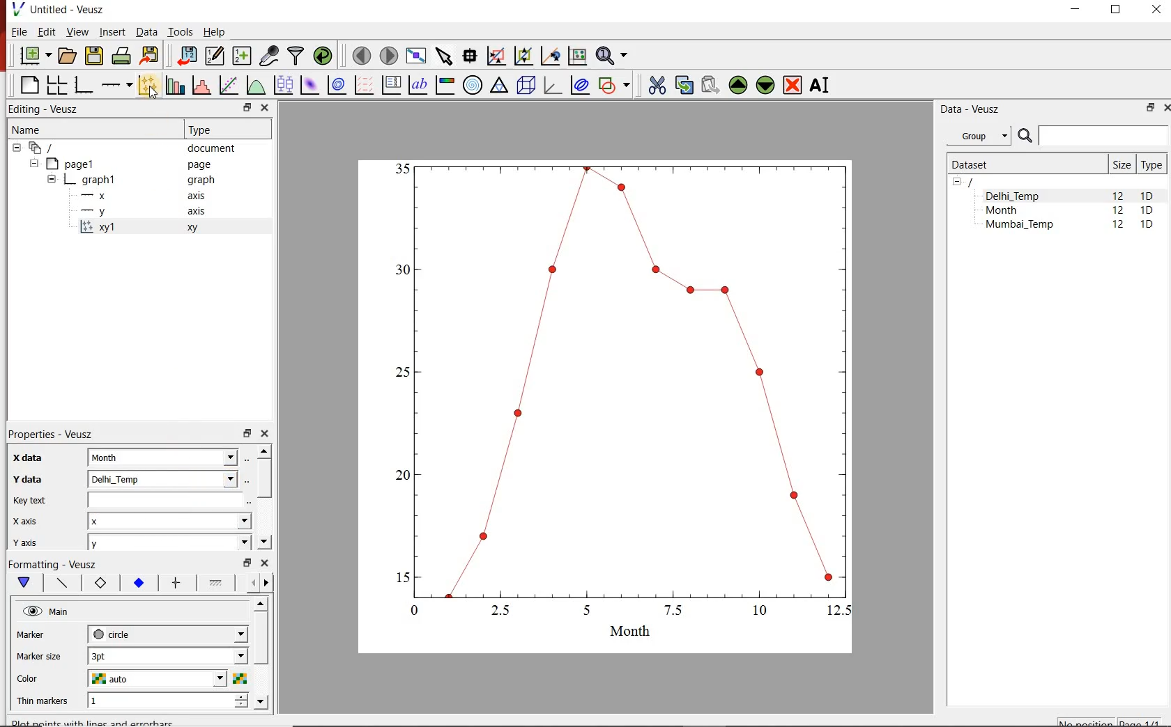 The width and height of the screenshot is (1171, 727). Describe the element at coordinates (146, 86) in the screenshot. I see `plot points with lines and errorbars` at that location.